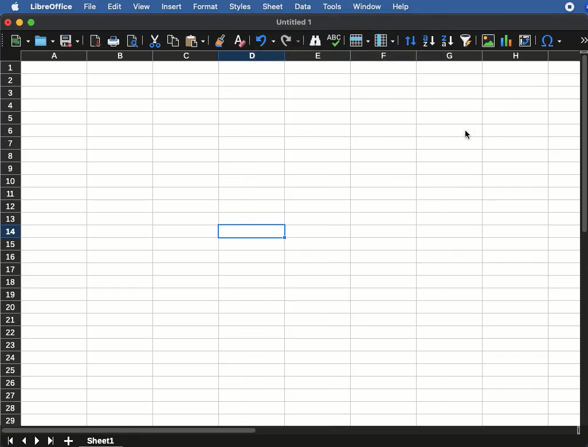 The height and width of the screenshot is (447, 588). What do you see at coordinates (10, 441) in the screenshot?
I see `last sheet` at bounding box center [10, 441].